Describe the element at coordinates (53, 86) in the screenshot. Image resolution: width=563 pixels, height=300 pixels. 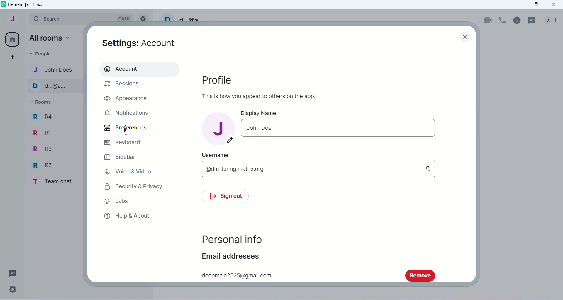
I see `Contact name-d..@a` at that location.